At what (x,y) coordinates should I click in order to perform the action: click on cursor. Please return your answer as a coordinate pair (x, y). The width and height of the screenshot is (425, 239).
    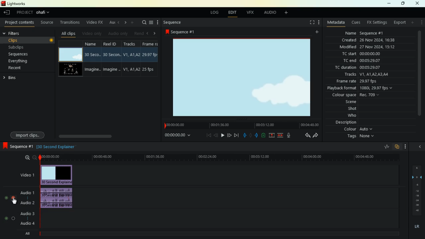
    Looking at the image, I should click on (15, 201).